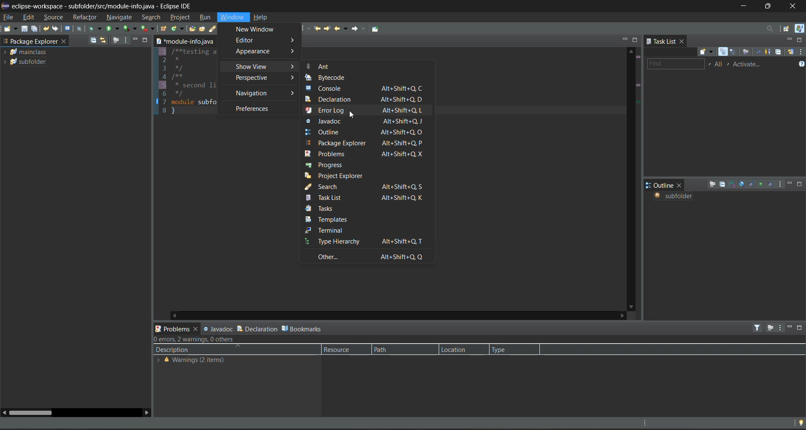 This screenshot has height=430, width=806. I want to click on outline, so click(364, 132).